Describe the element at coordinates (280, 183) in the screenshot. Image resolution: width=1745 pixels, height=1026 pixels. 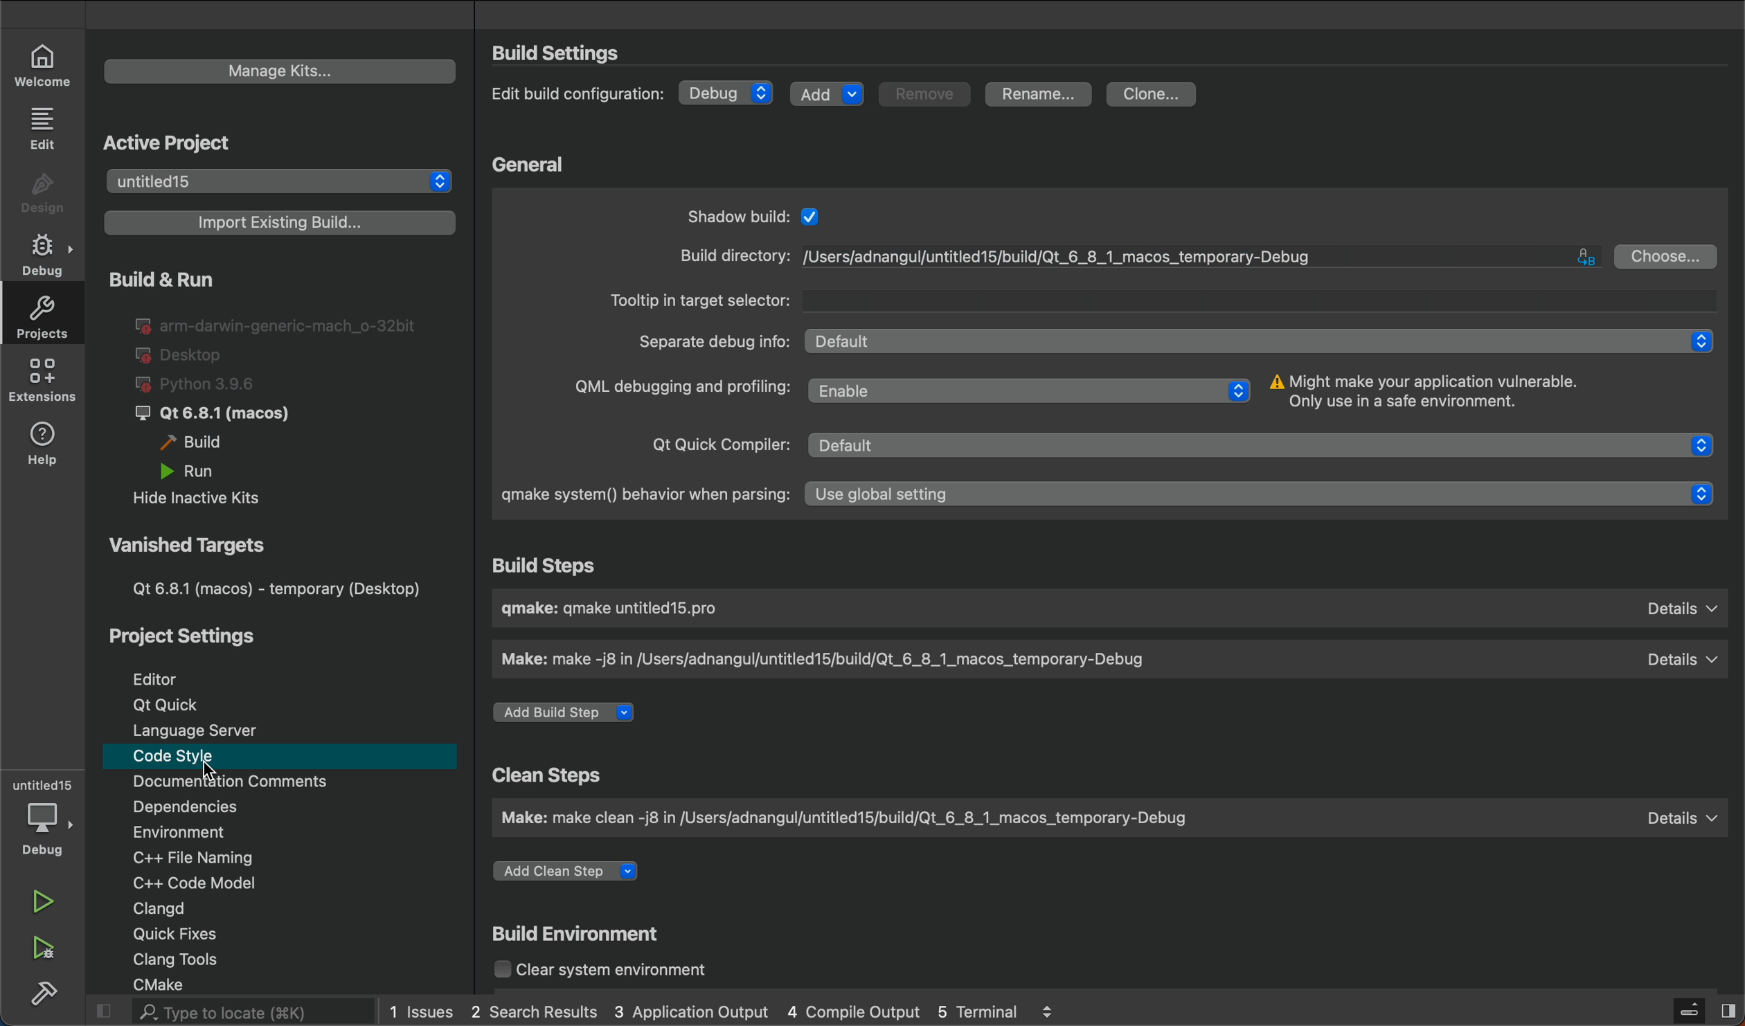
I see `project select` at that location.